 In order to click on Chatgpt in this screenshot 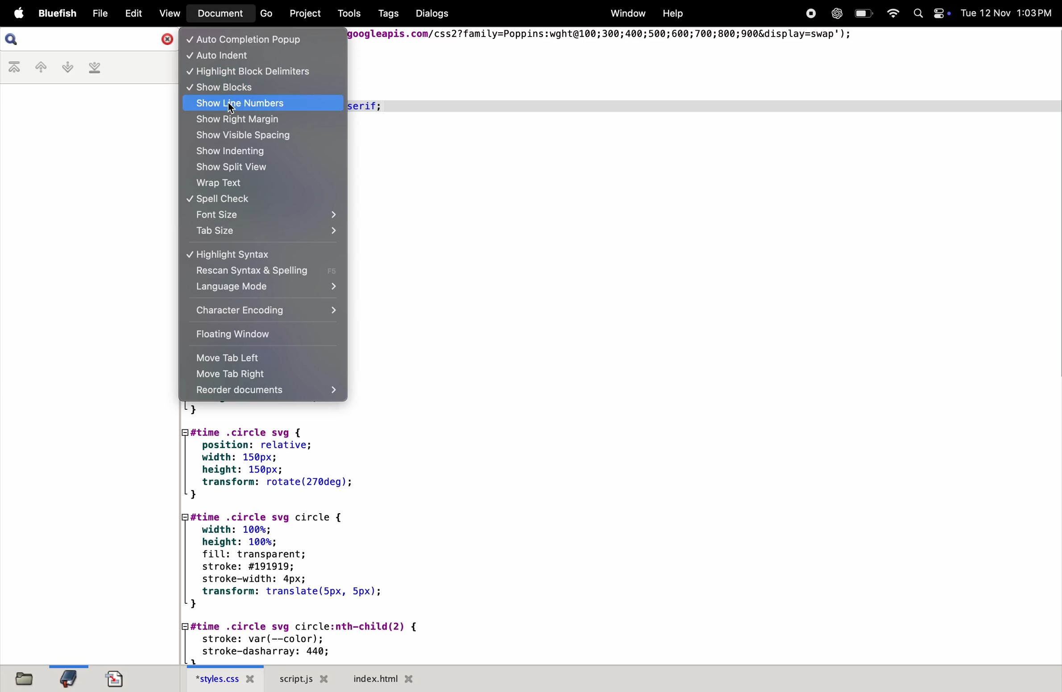, I will do `click(837, 13)`.